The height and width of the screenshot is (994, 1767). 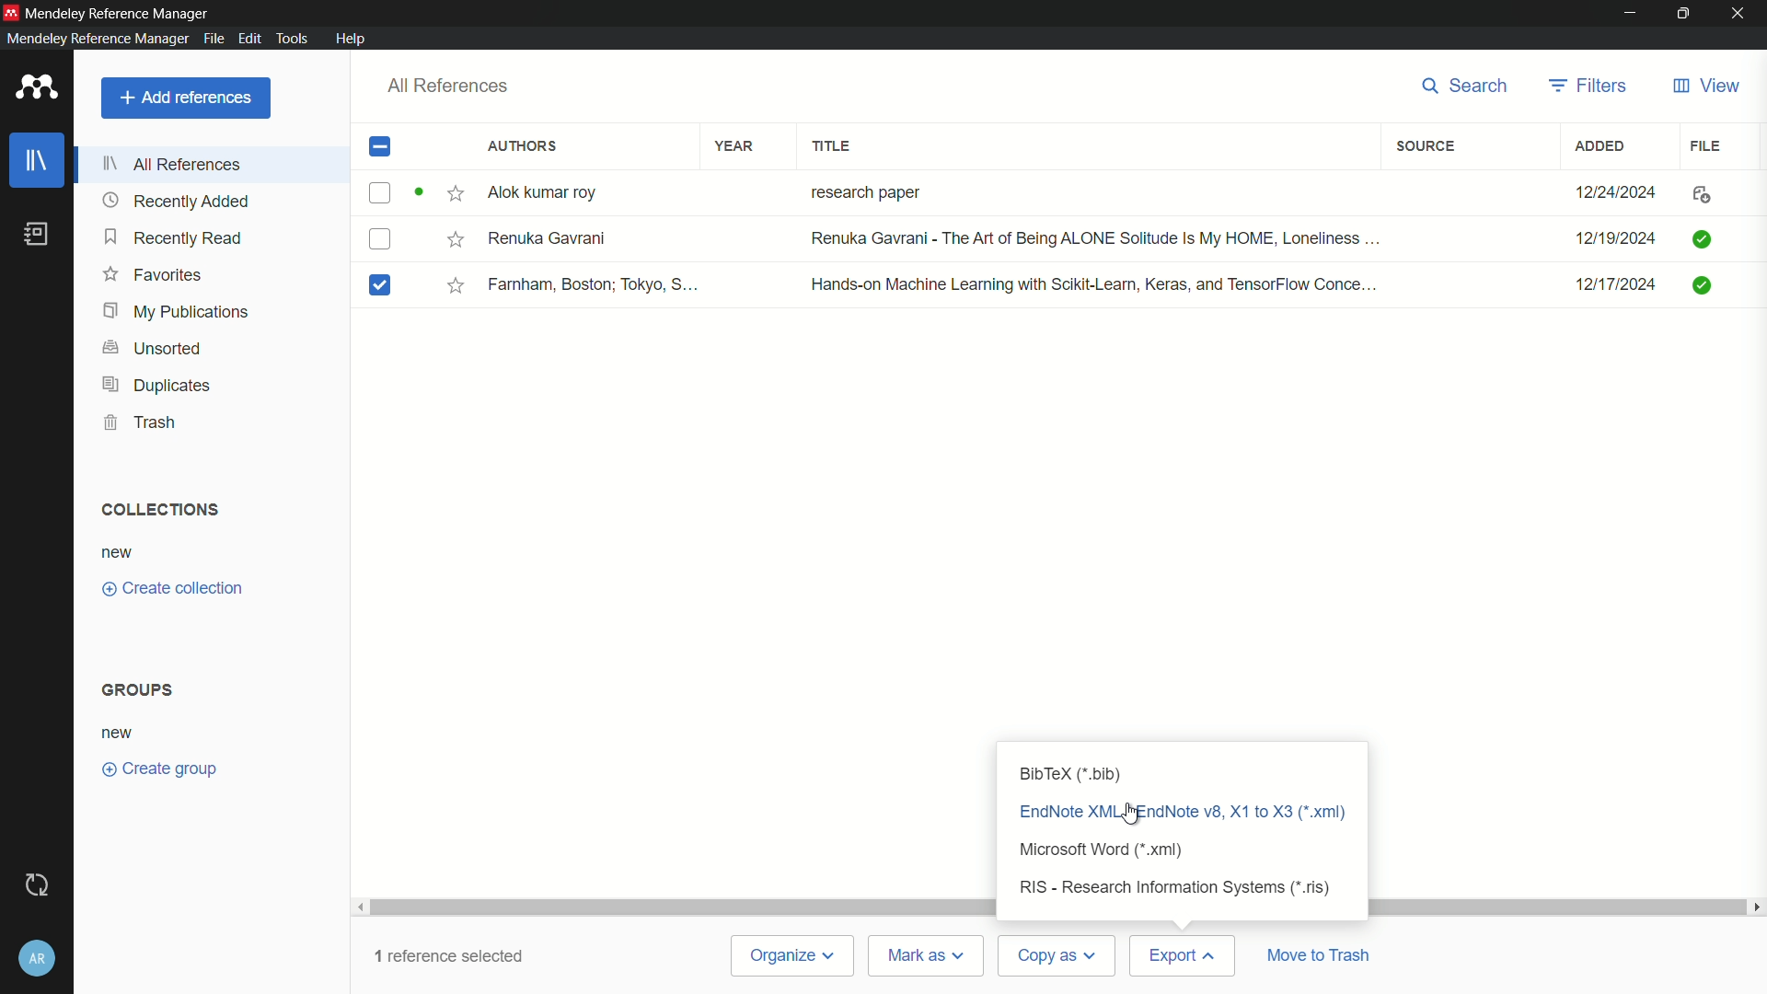 I want to click on sync, so click(x=38, y=886).